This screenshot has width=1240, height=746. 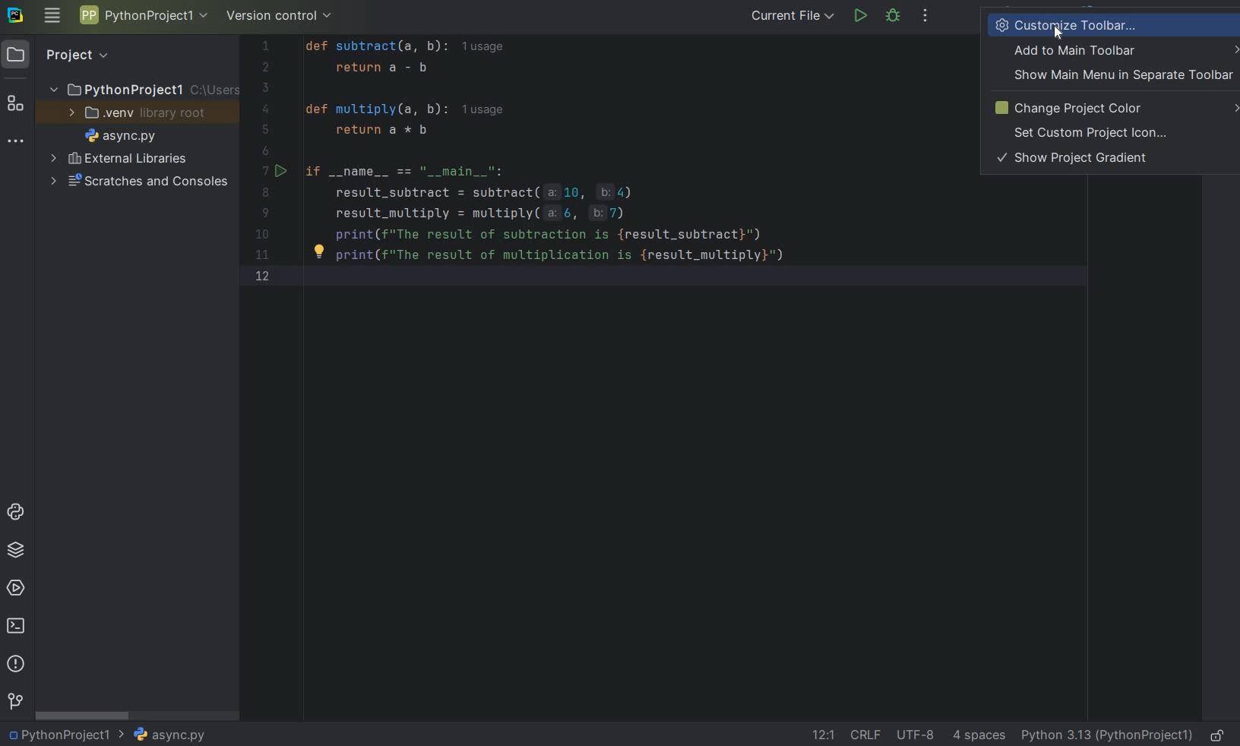 I want to click on PROJECT NAME, so click(x=66, y=733).